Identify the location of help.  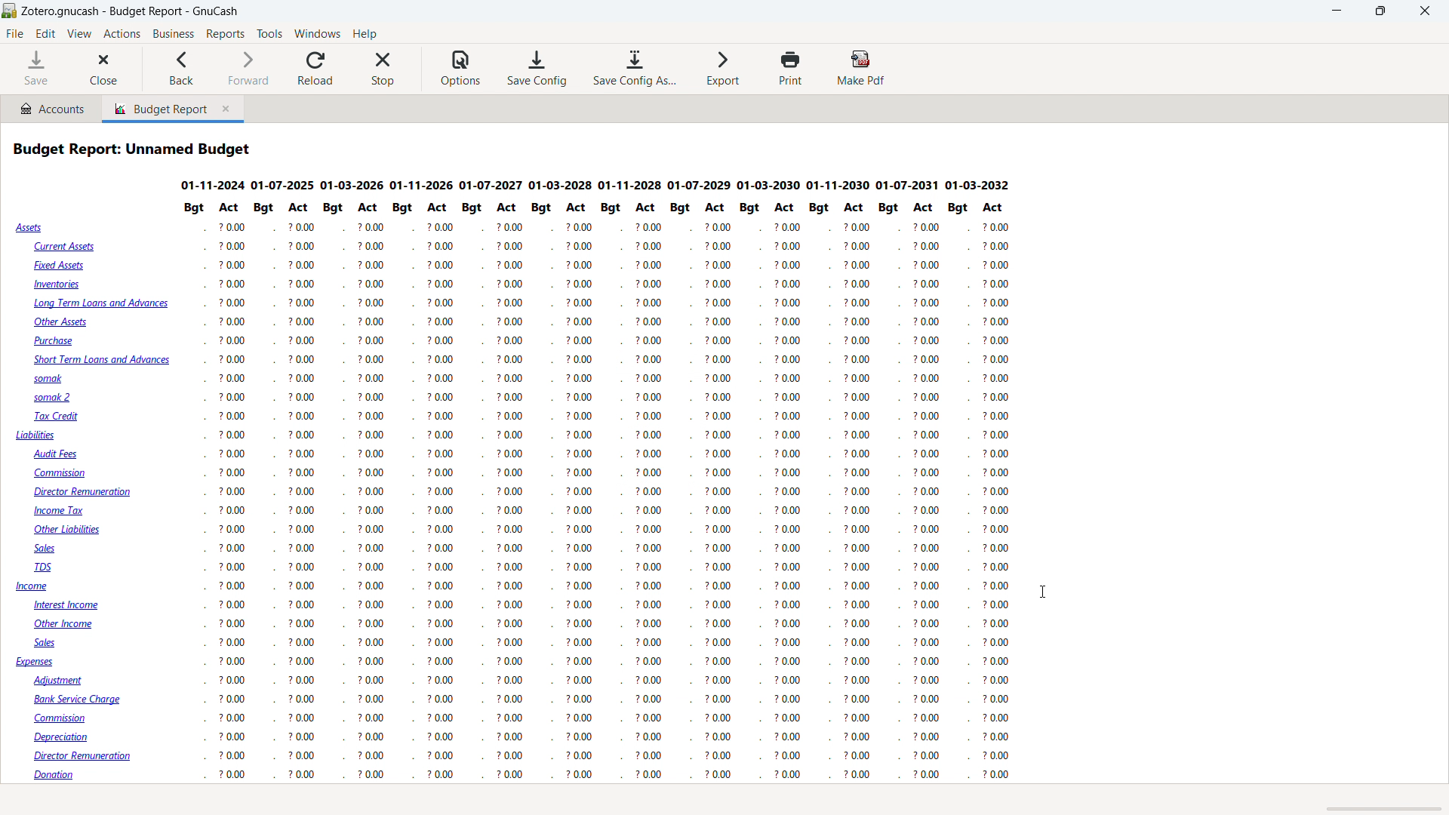
(365, 33).